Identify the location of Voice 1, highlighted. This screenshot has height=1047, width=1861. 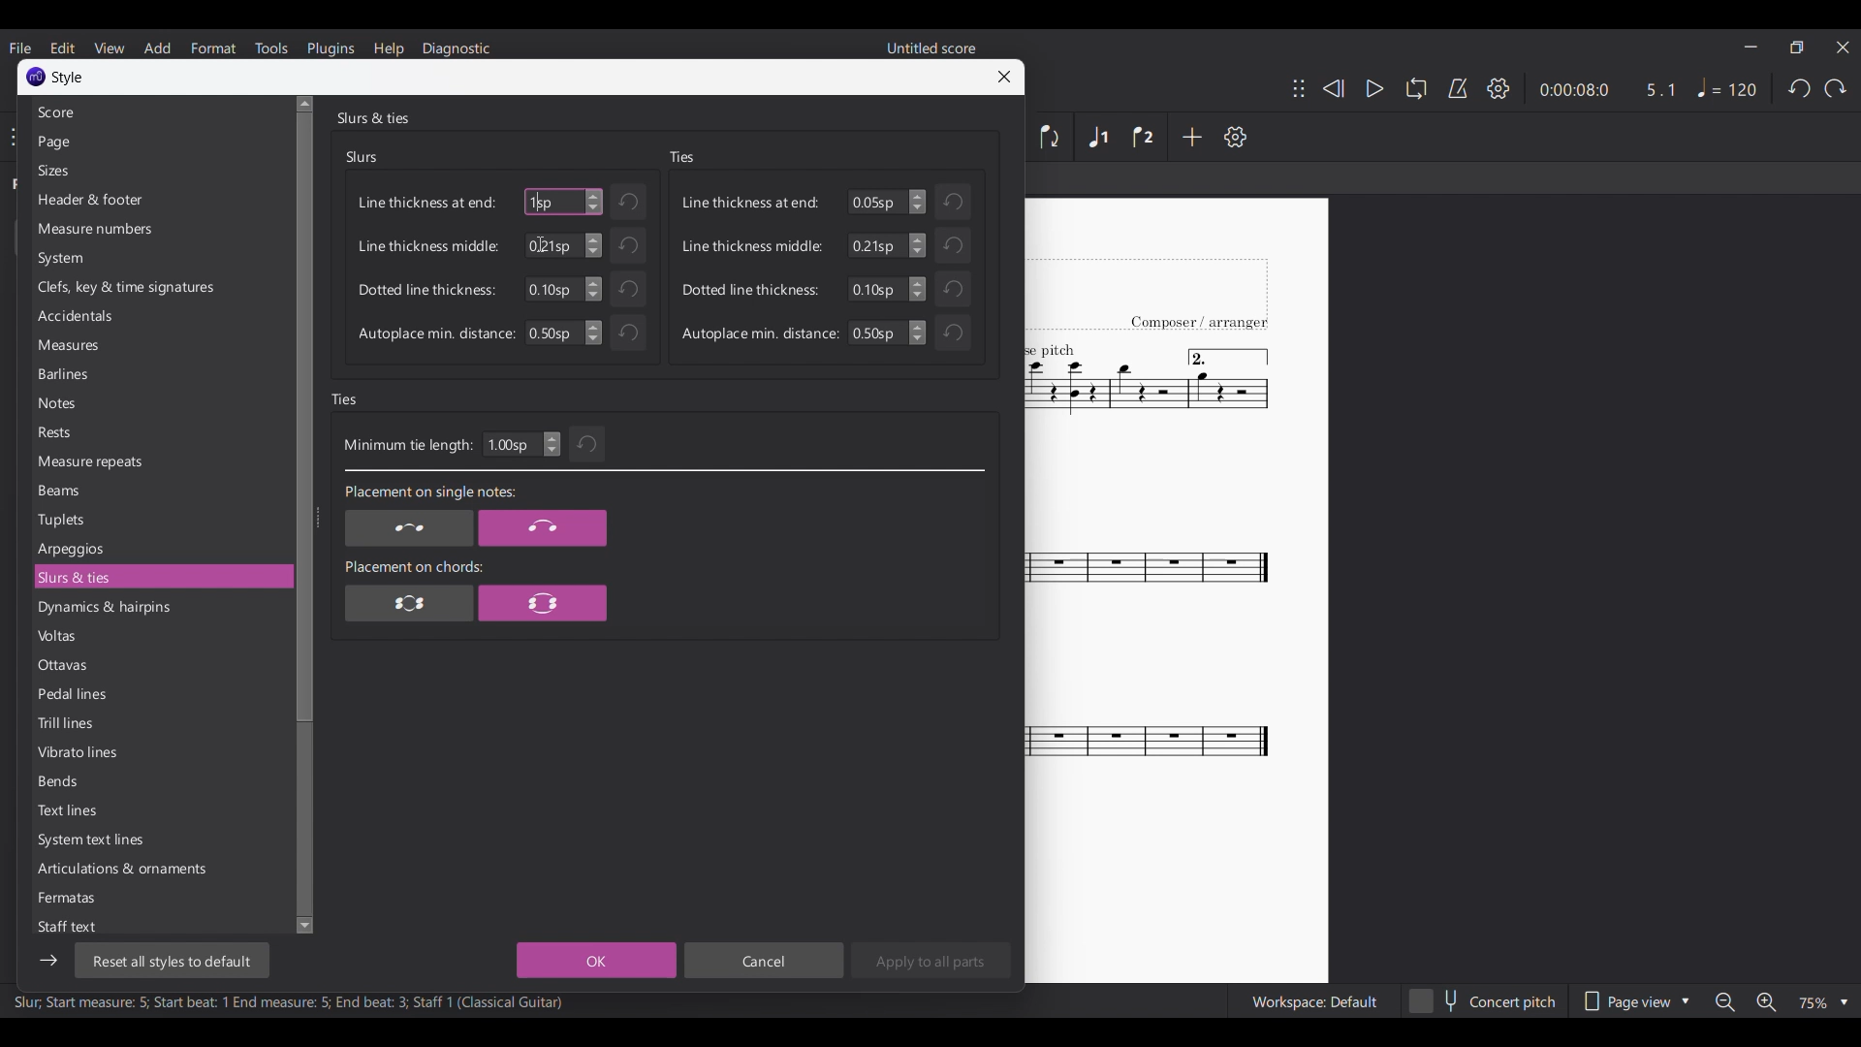
(1099, 138).